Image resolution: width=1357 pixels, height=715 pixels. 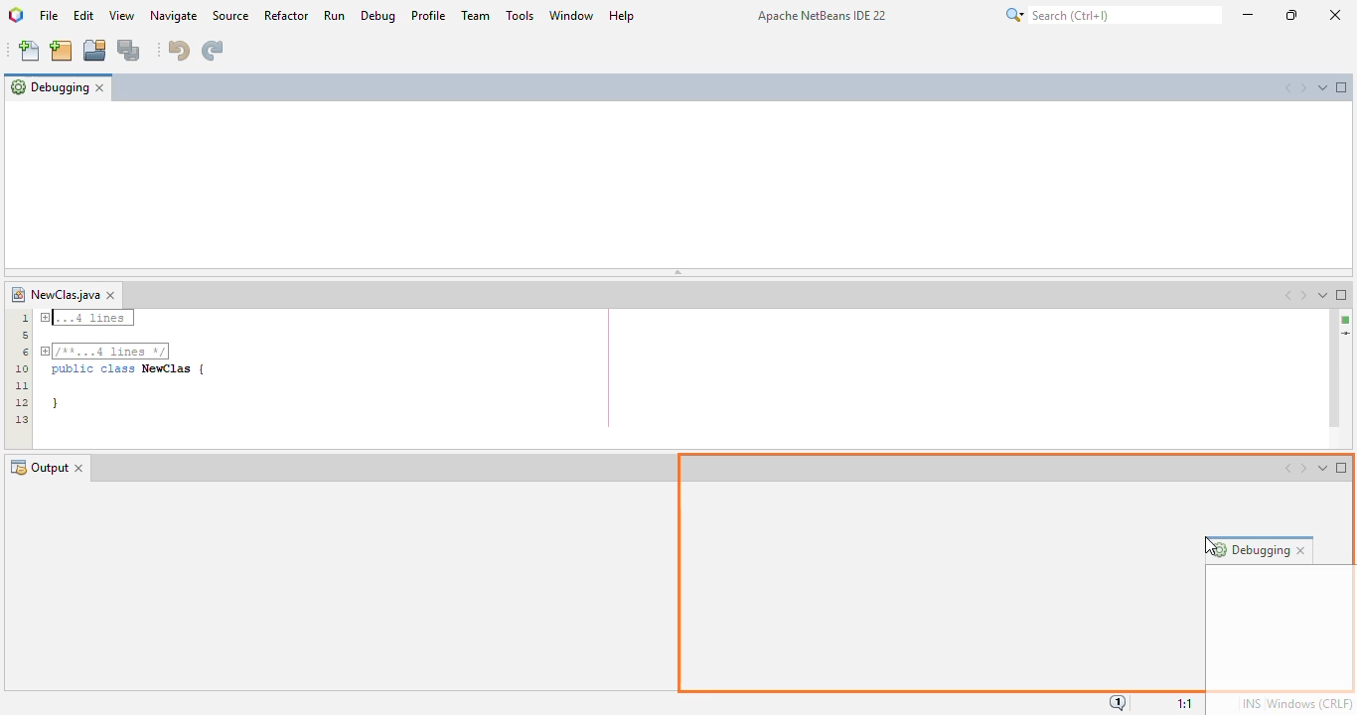 What do you see at coordinates (1301, 88) in the screenshot?
I see `scroll documents right` at bounding box center [1301, 88].